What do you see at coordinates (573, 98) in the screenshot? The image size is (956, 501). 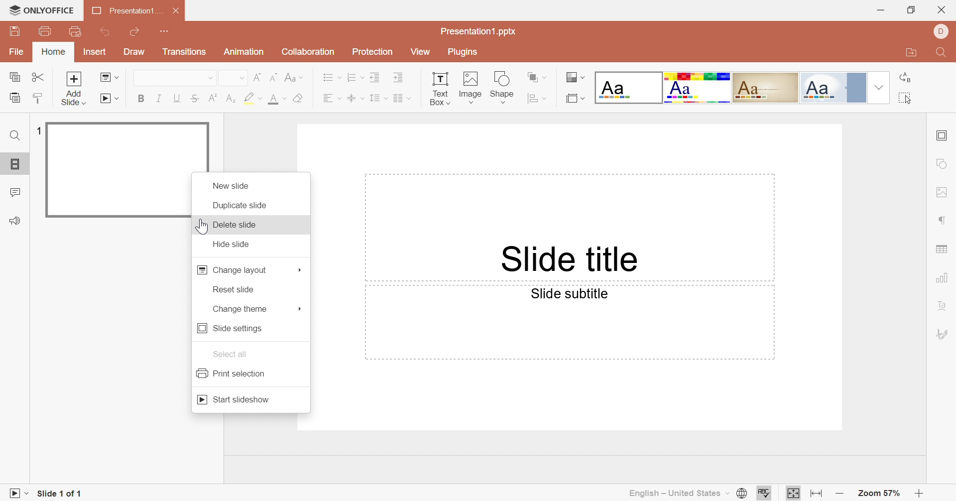 I see `Select Slide size` at bounding box center [573, 98].